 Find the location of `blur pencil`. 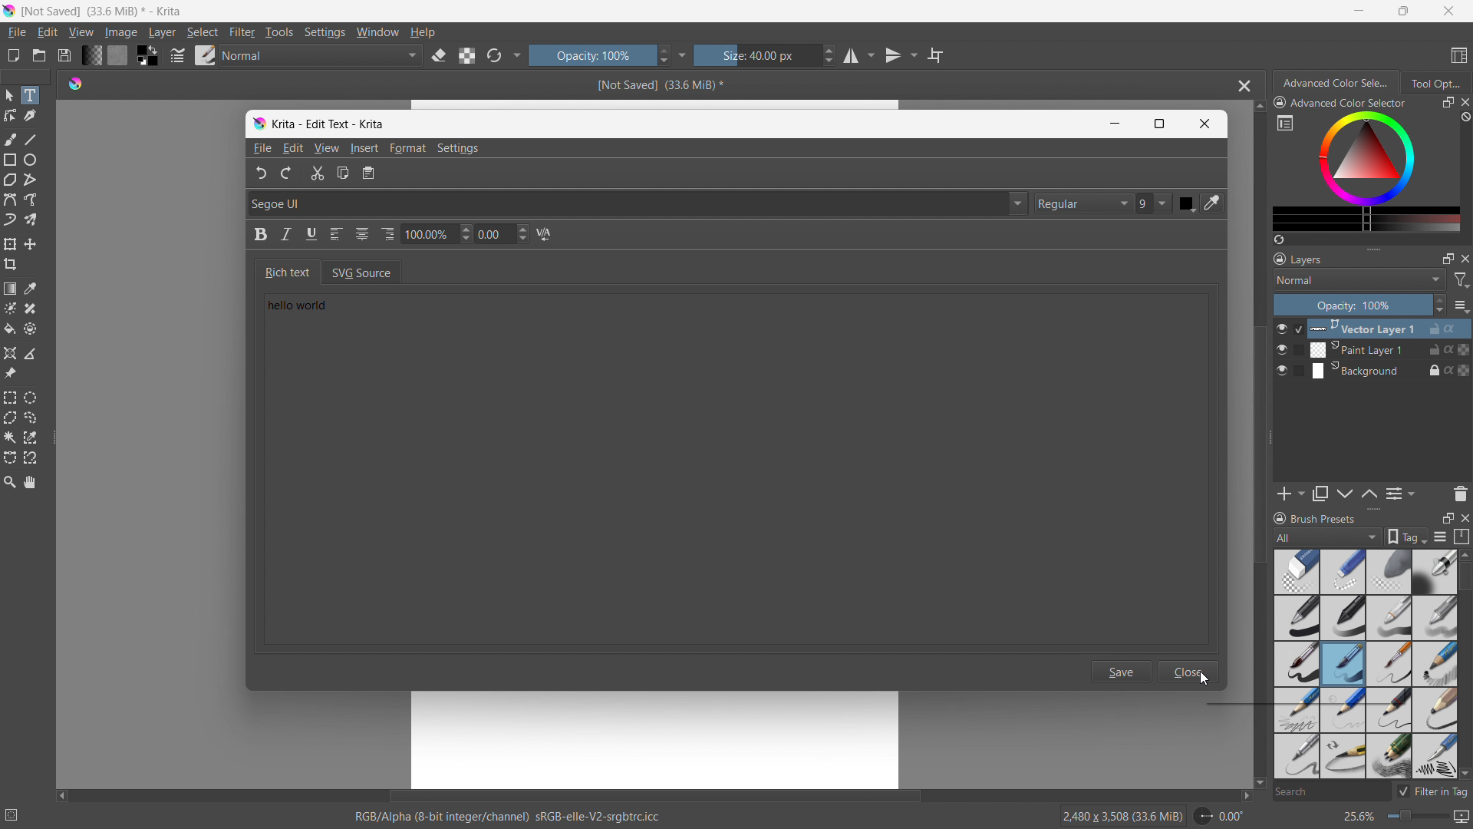

blur pencil is located at coordinates (1435, 616).